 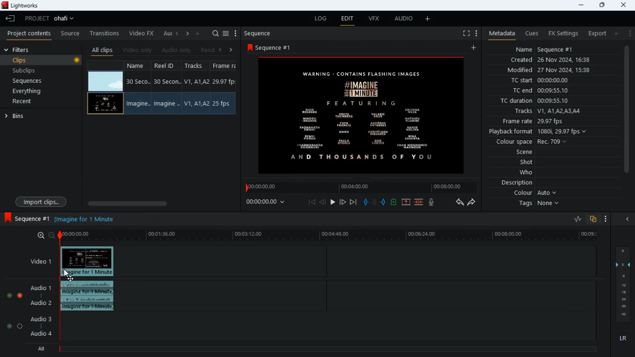 What do you see at coordinates (474, 204) in the screenshot?
I see `forward` at bounding box center [474, 204].